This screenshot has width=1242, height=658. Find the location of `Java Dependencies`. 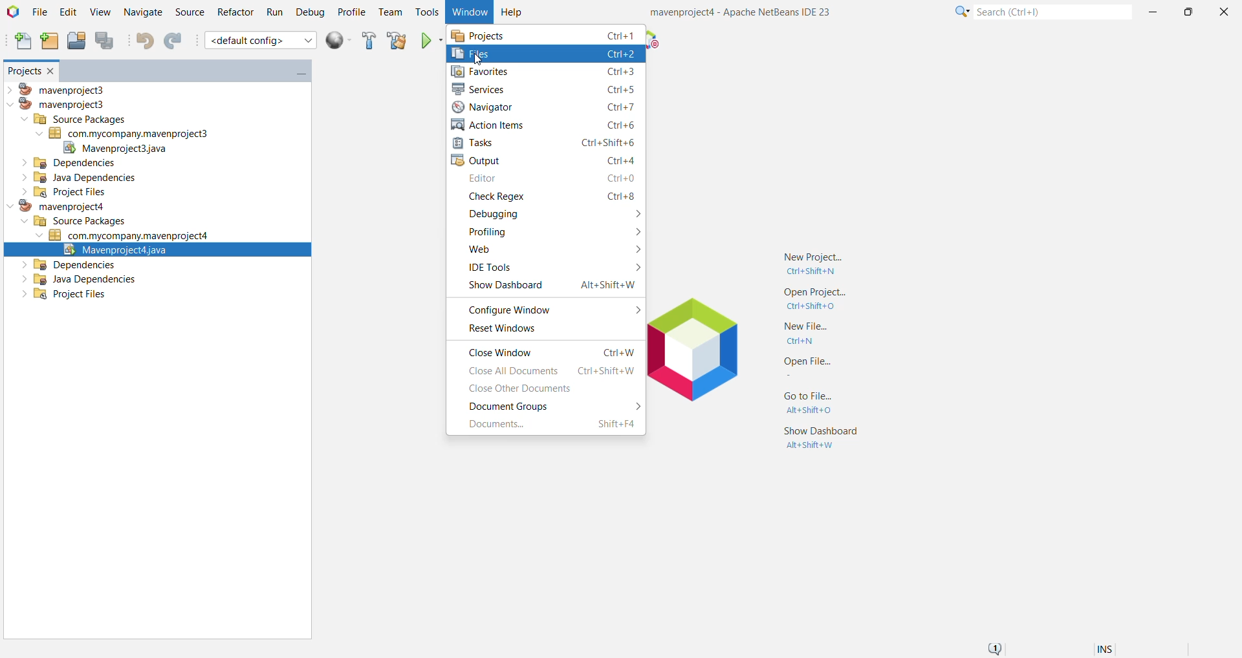

Java Dependencies is located at coordinates (75, 178).